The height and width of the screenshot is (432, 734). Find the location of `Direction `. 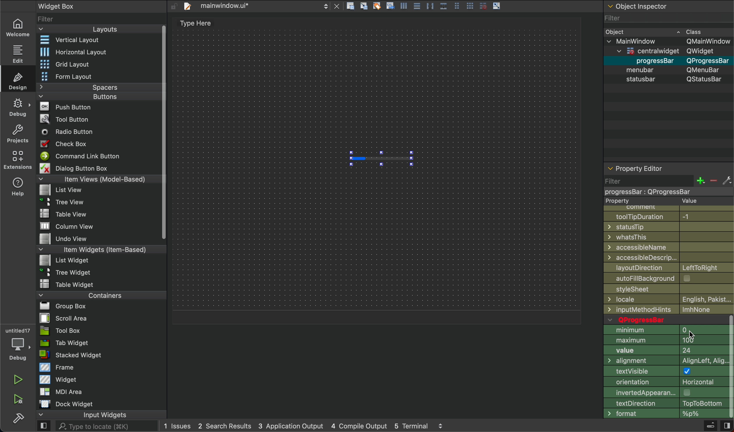

Direction  is located at coordinates (663, 403).